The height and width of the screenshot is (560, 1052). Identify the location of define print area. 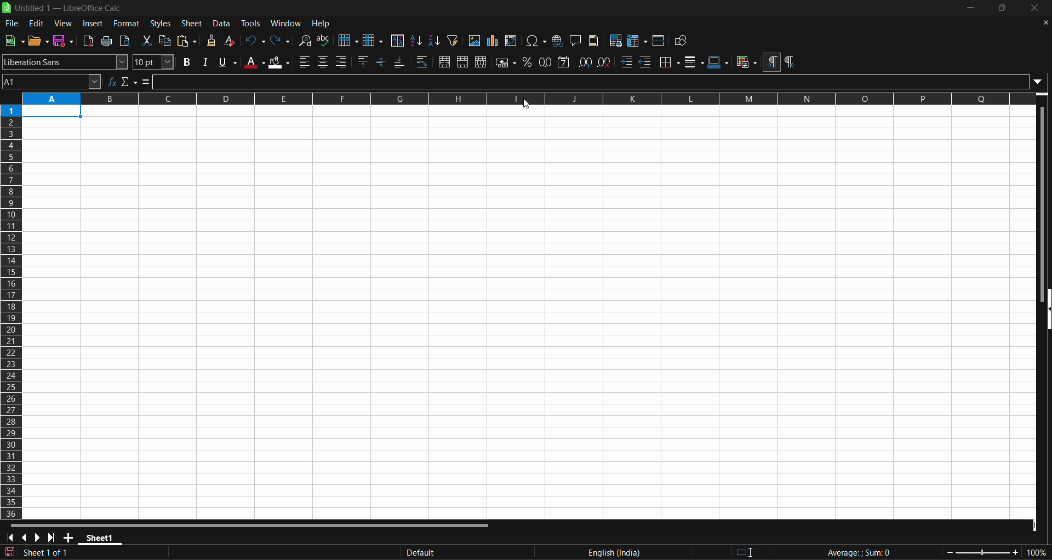
(615, 41).